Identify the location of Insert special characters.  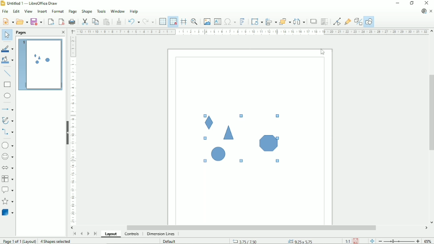
(230, 22).